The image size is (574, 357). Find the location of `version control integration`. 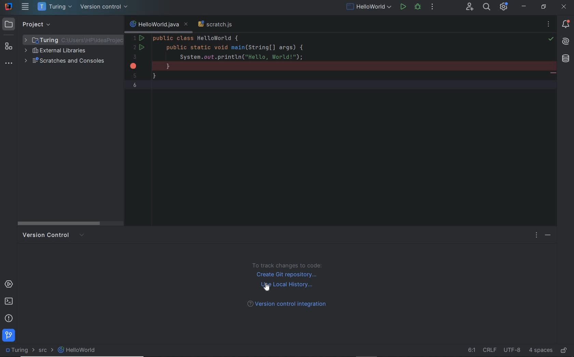

version control integration is located at coordinates (285, 304).